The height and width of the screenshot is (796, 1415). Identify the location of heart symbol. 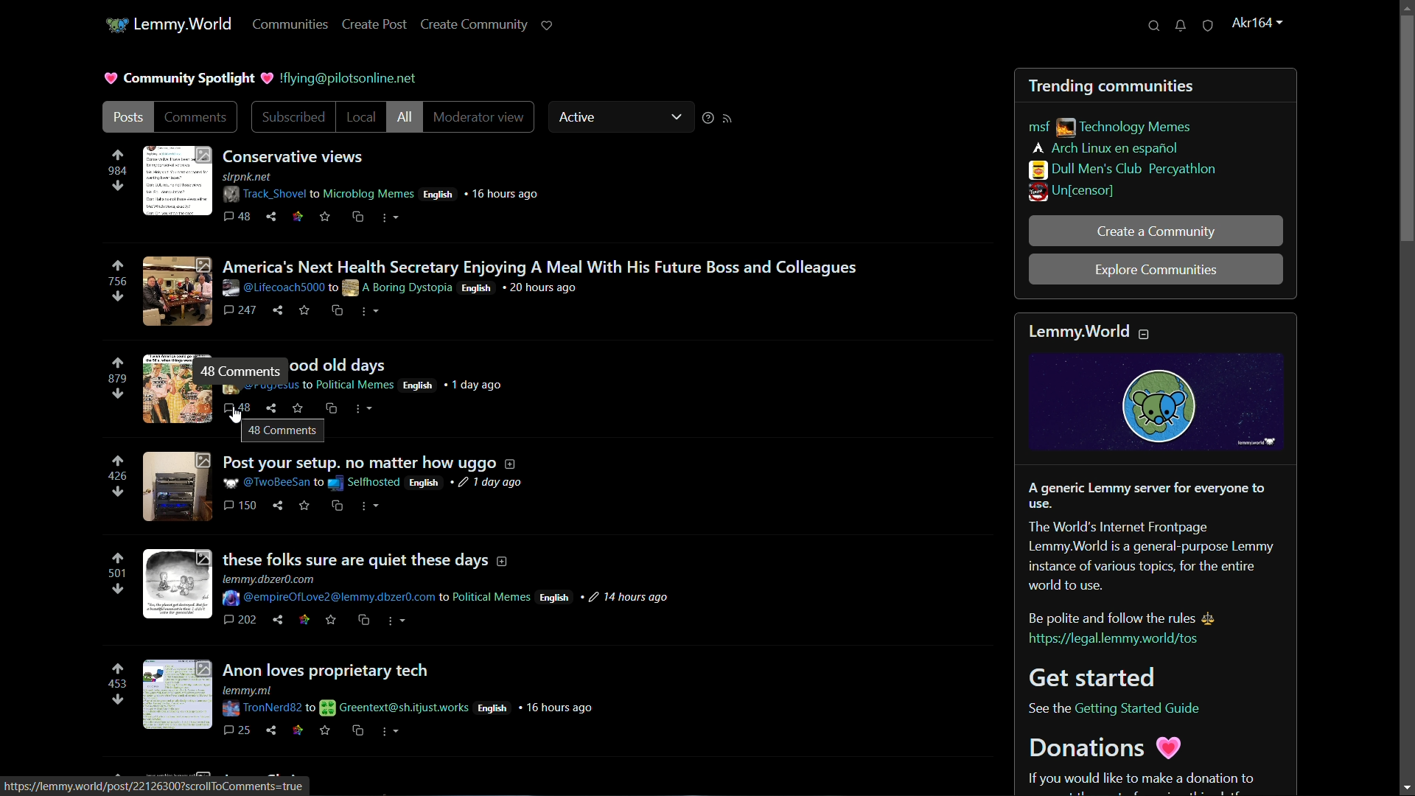
(268, 78).